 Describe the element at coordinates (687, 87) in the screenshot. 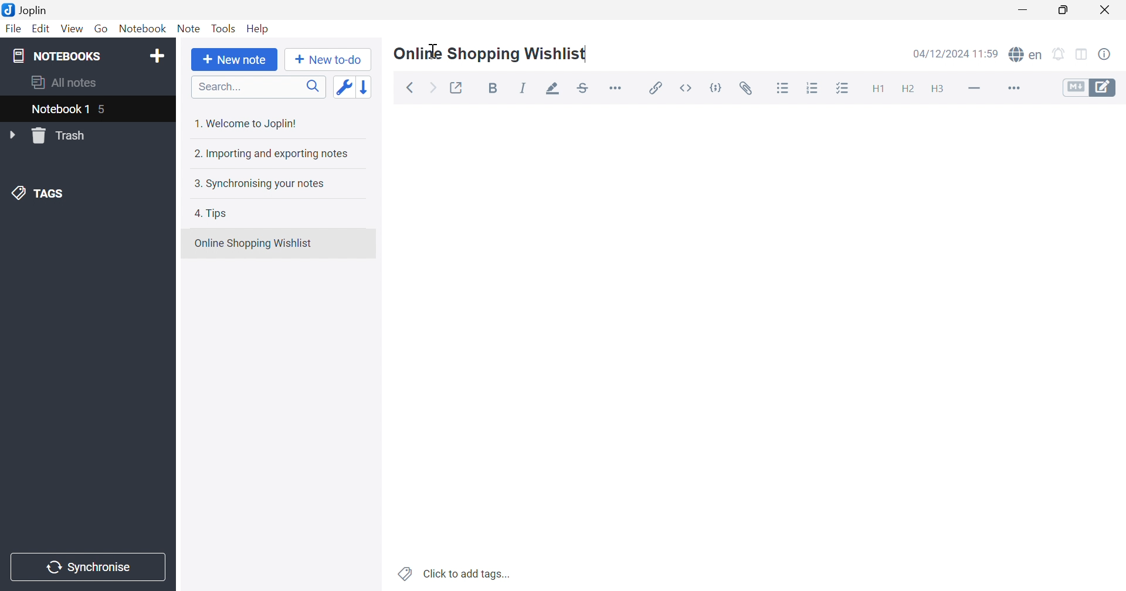

I see `Inline code` at that location.